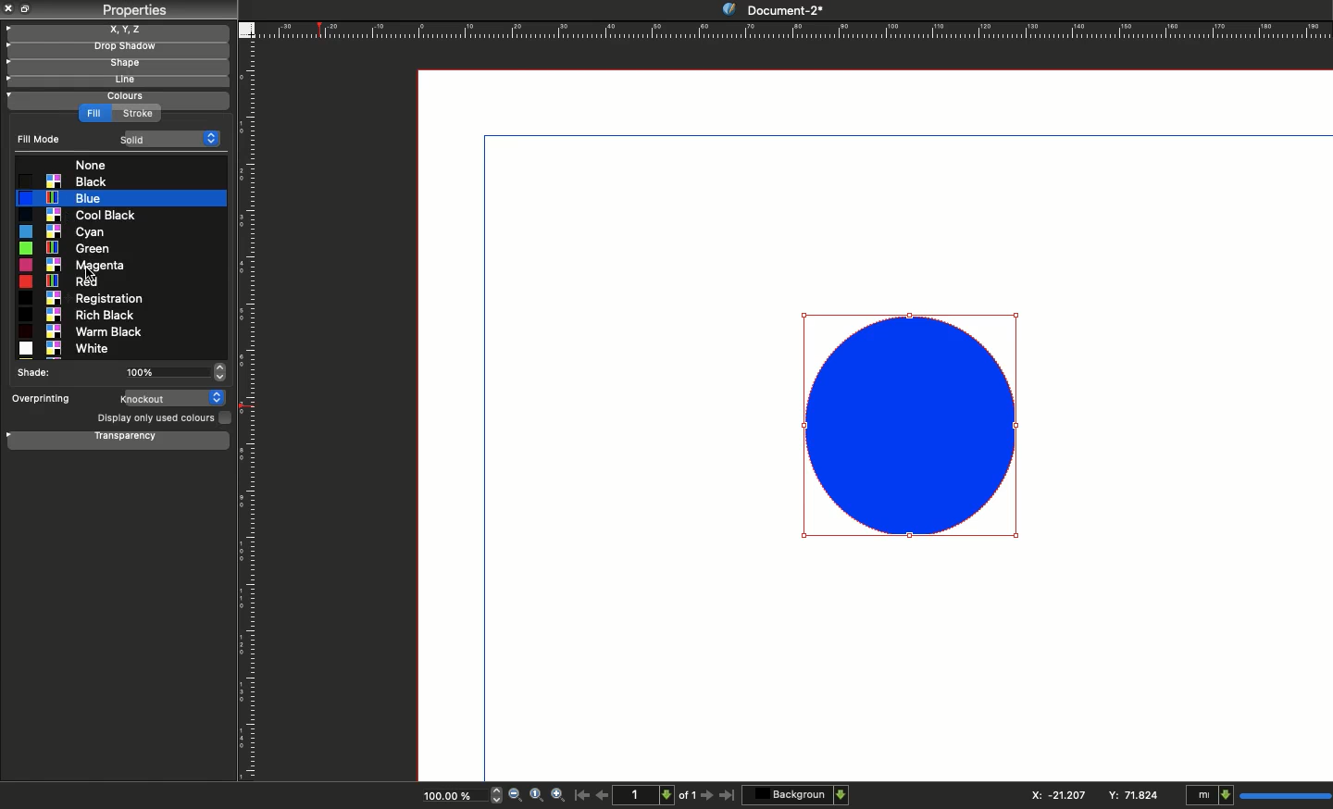 The height and width of the screenshot is (809, 1333). Describe the element at coordinates (688, 798) in the screenshot. I see `of 1` at that location.